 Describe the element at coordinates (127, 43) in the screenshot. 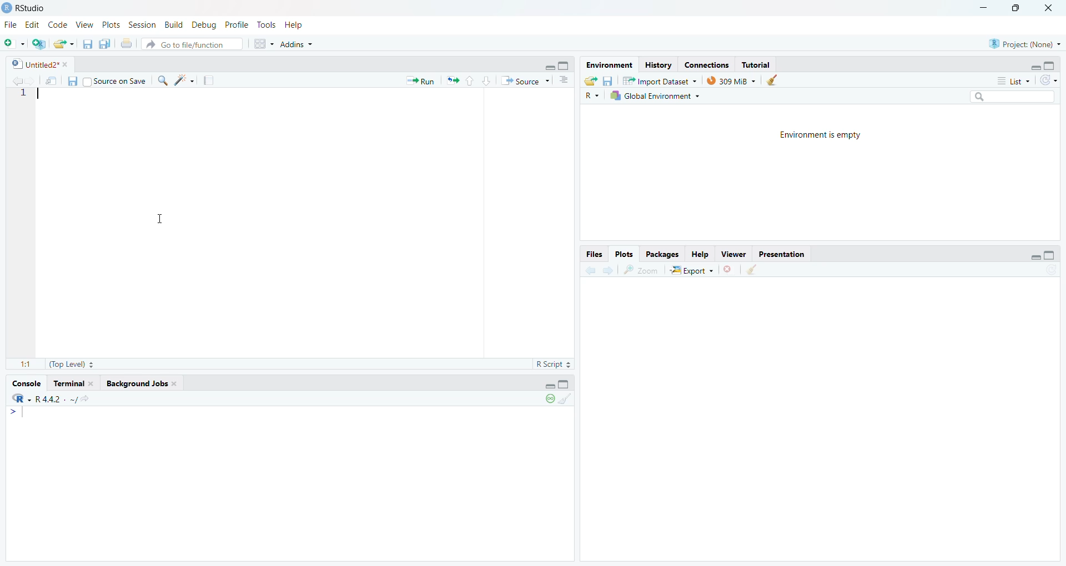

I see `print` at that location.